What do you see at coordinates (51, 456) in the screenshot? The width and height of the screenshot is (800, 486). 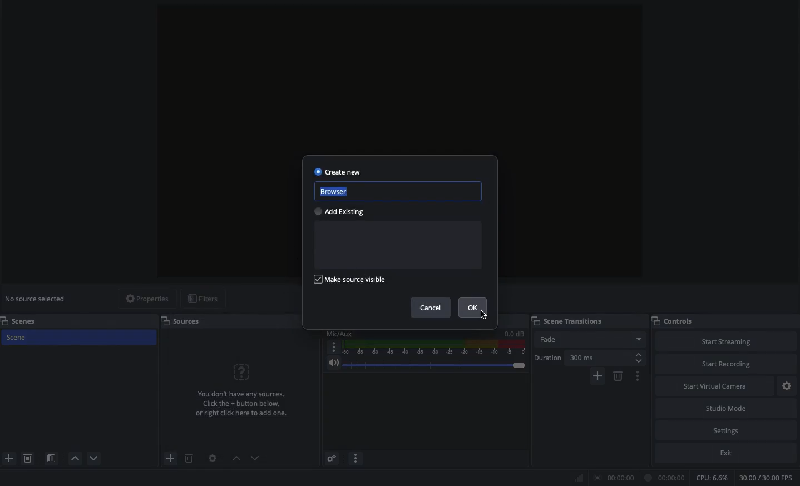 I see `Scene filter` at bounding box center [51, 456].